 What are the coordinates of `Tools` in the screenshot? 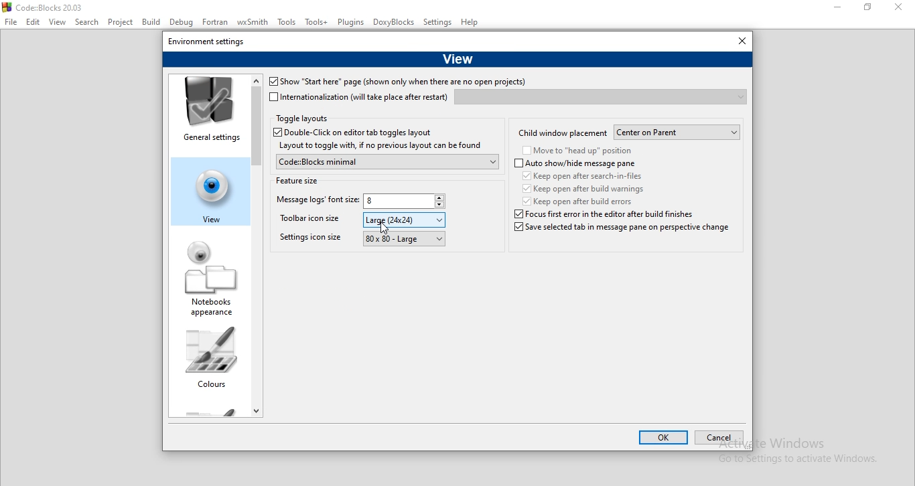 It's located at (288, 24).